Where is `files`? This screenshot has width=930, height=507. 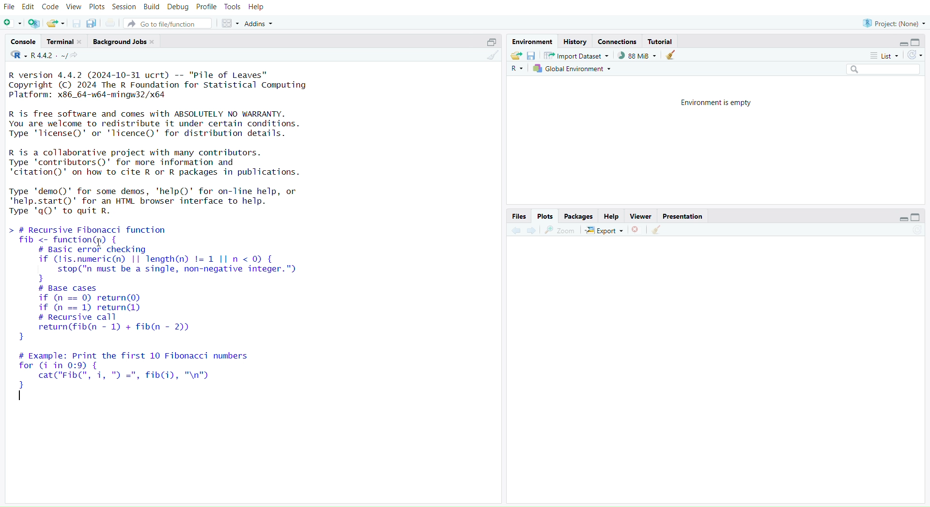 files is located at coordinates (518, 217).